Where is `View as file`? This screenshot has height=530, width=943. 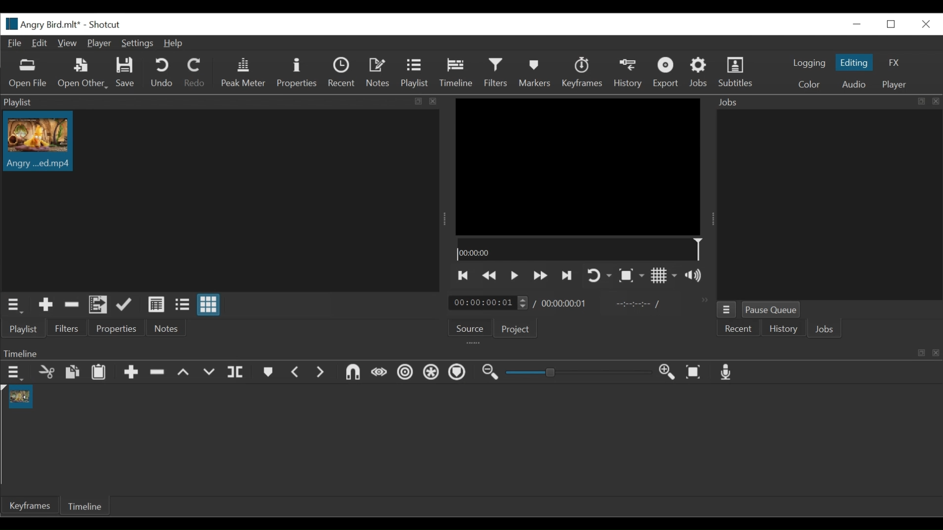
View as file is located at coordinates (182, 305).